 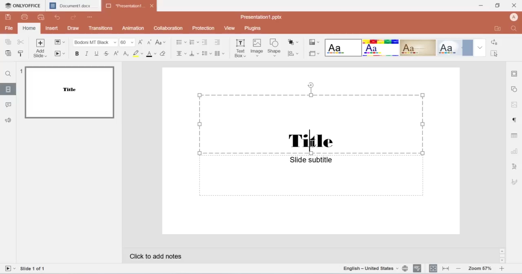 What do you see at coordinates (204, 28) in the screenshot?
I see `Protection` at bounding box center [204, 28].